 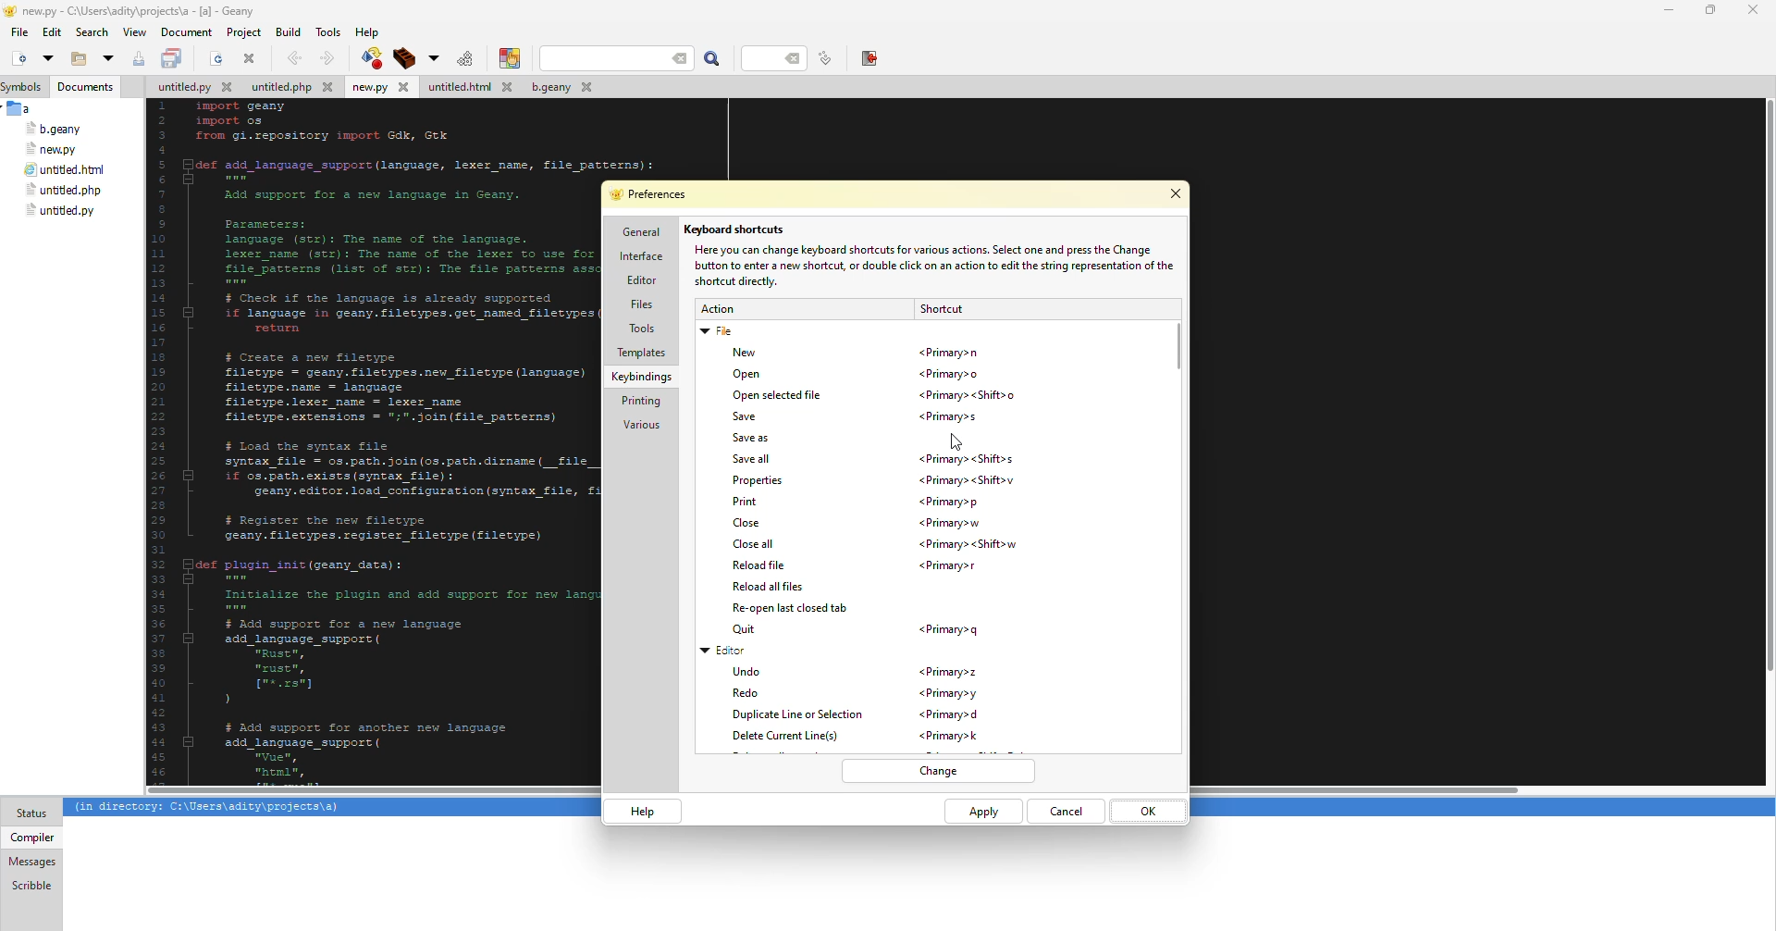 What do you see at coordinates (379, 88) in the screenshot?
I see `file` at bounding box center [379, 88].